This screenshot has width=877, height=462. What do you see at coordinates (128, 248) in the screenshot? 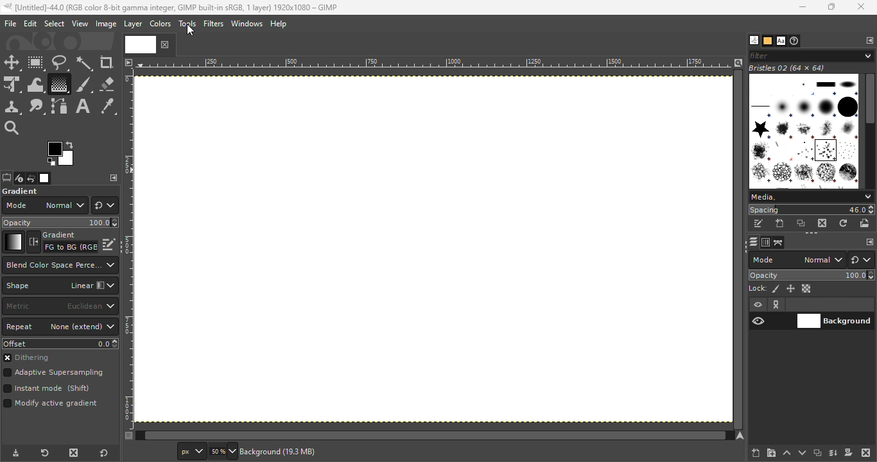
I see `Vertical ruler` at bounding box center [128, 248].